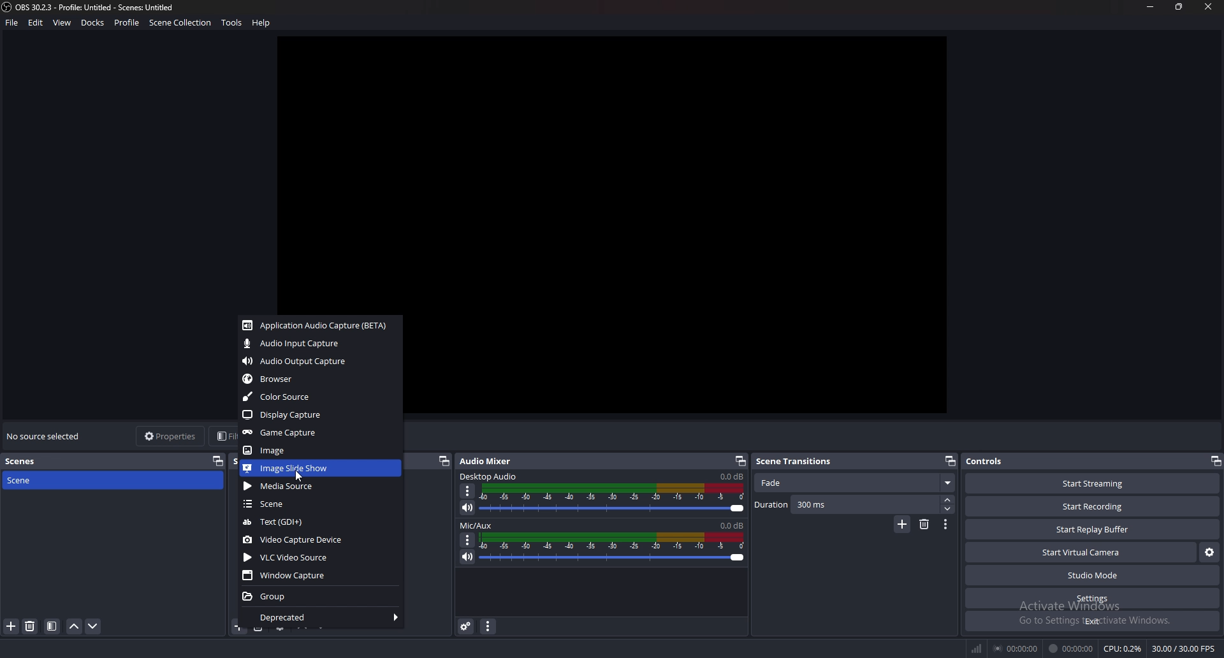 The height and width of the screenshot is (658, 1224). Describe the element at coordinates (318, 379) in the screenshot. I see `browser` at that location.